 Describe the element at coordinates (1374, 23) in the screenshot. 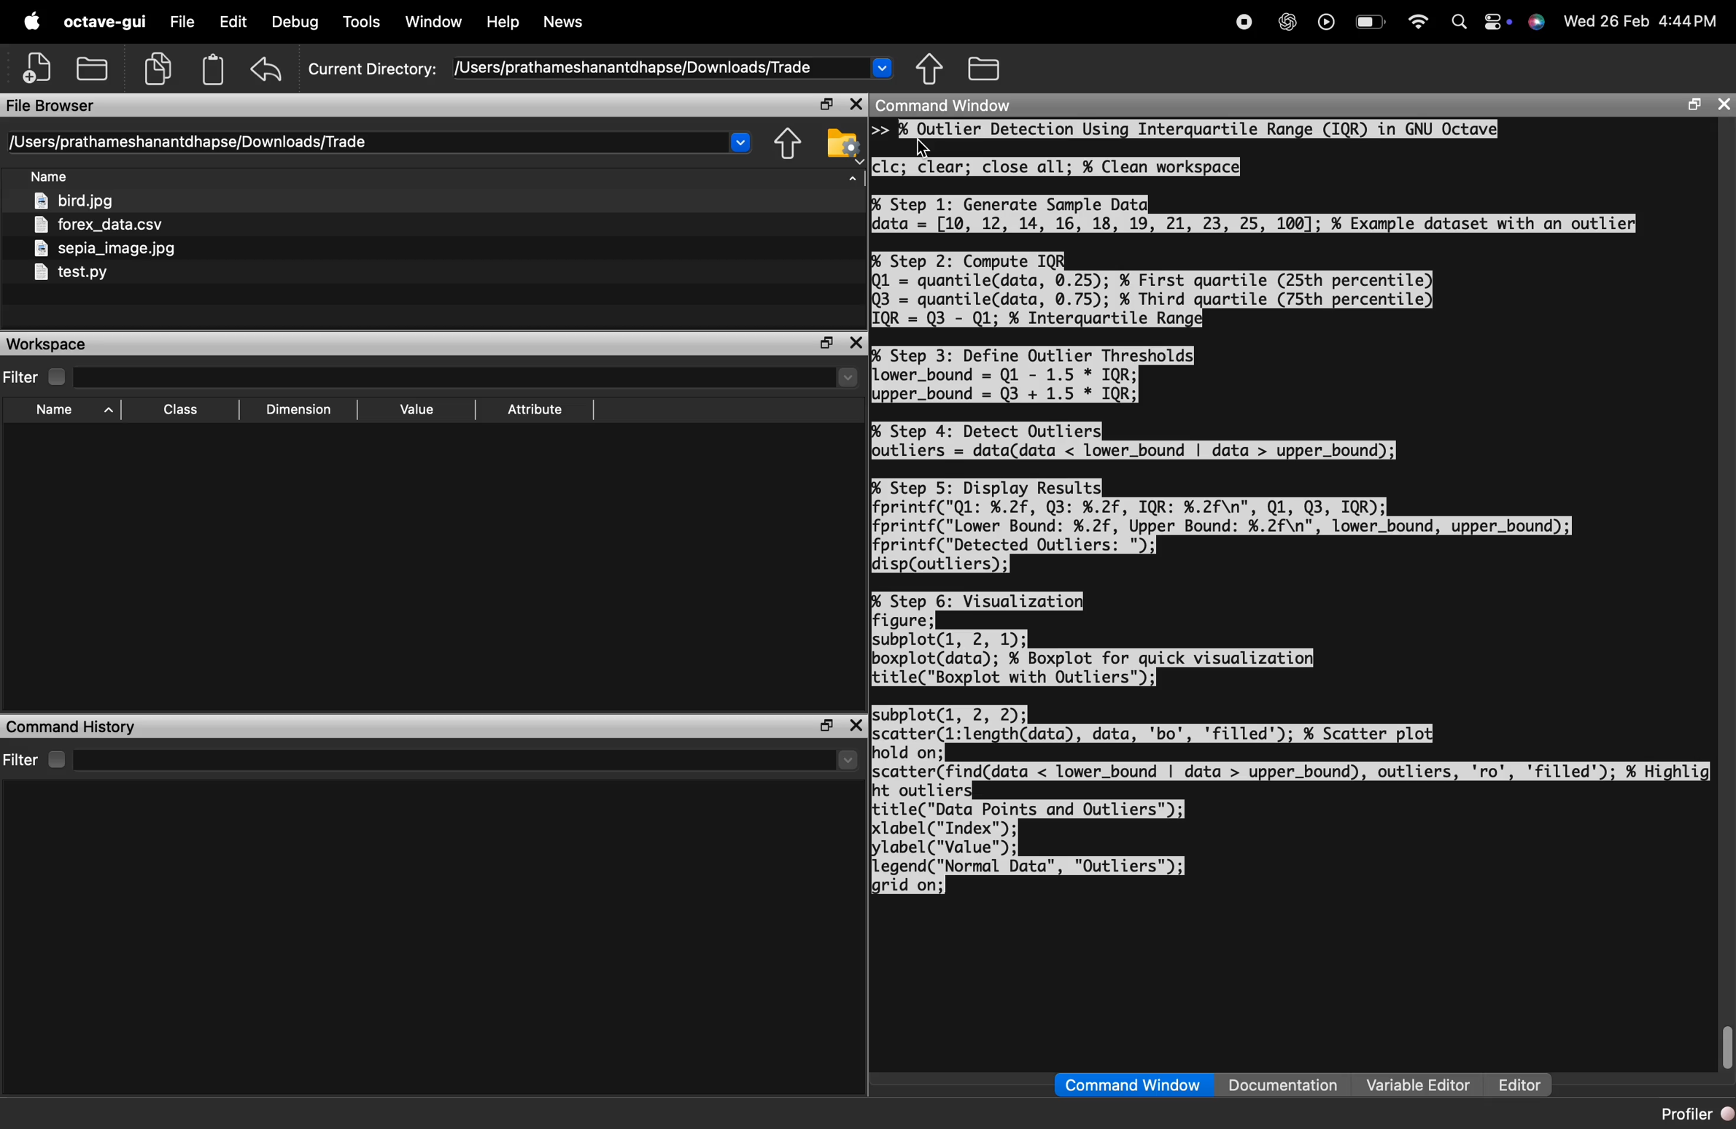

I see `battery` at that location.